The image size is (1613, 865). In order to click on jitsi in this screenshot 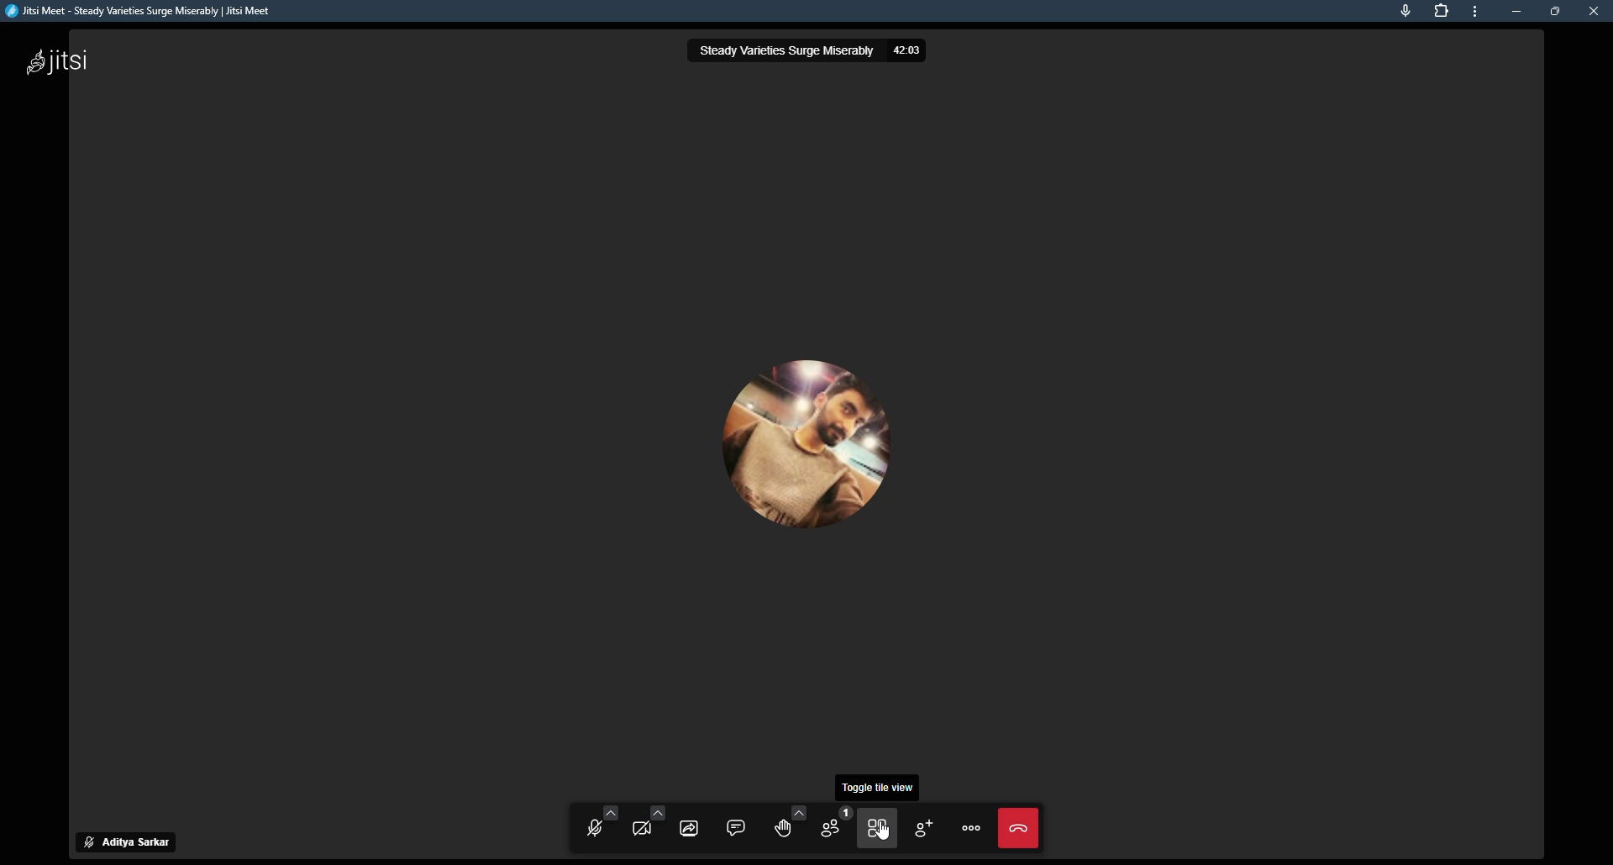, I will do `click(66, 66)`.